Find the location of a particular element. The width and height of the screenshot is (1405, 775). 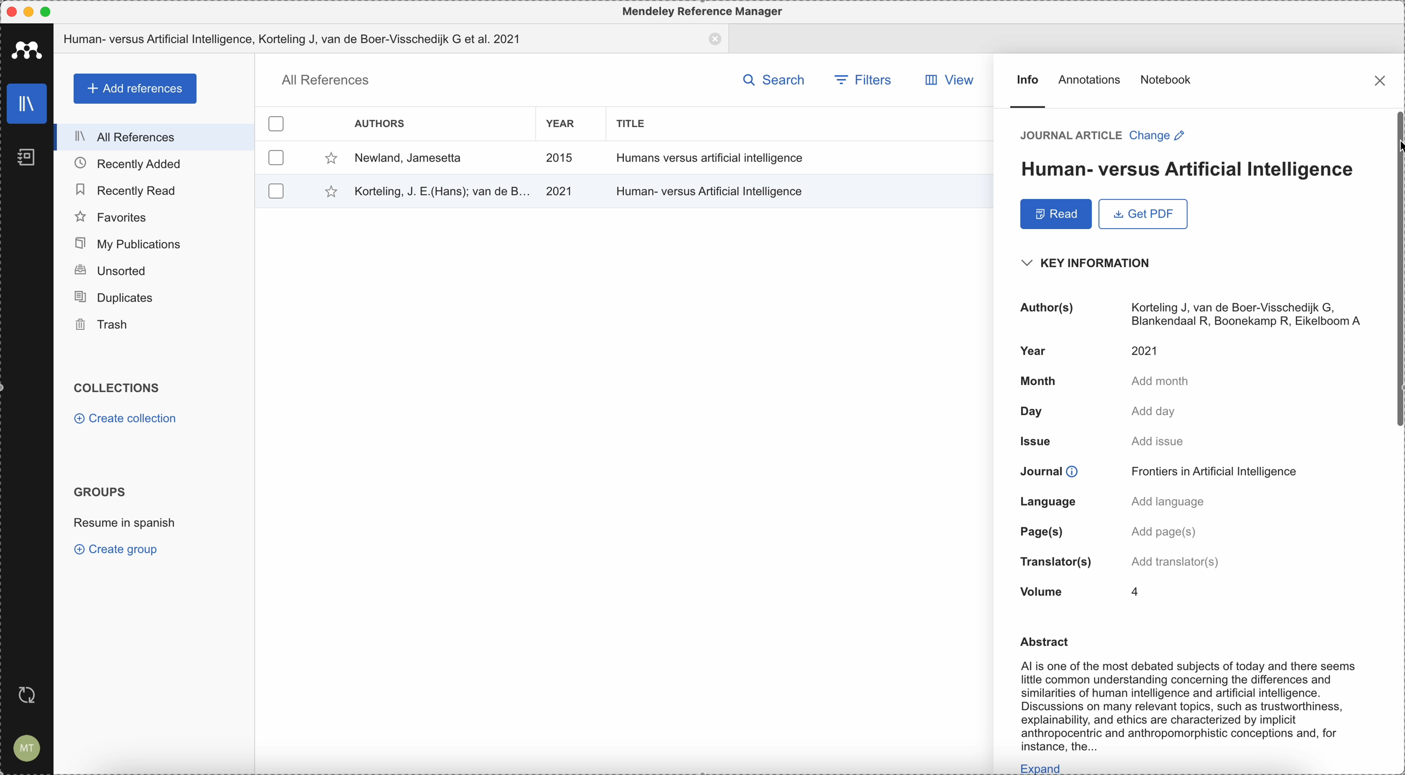

annotations is located at coordinates (1091, 82).